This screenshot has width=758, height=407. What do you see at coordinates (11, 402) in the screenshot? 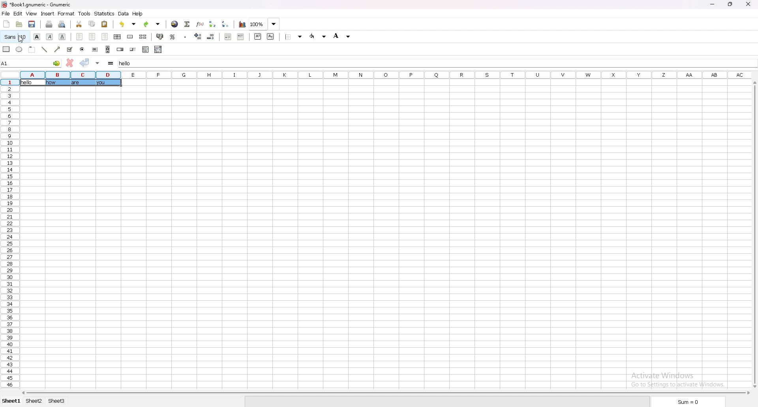
I see `sheet 1` at bounding box center [11, 402].